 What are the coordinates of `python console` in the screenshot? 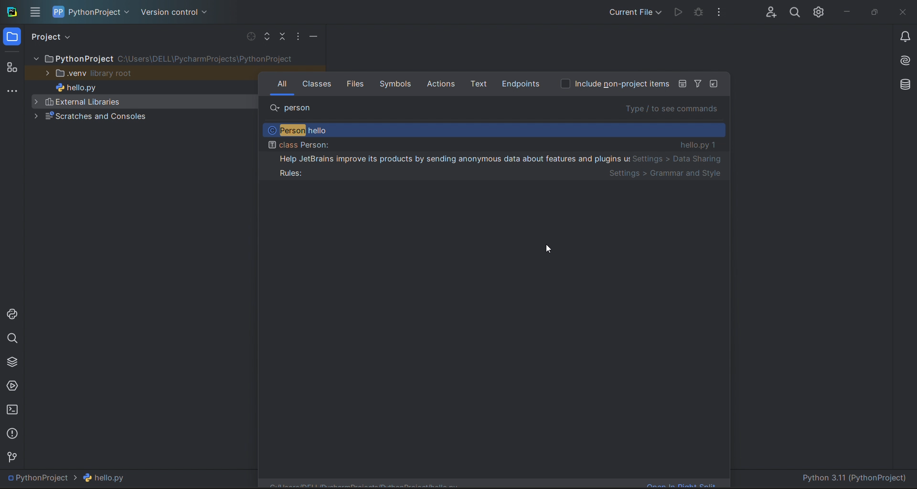 It's located at (12, 314).